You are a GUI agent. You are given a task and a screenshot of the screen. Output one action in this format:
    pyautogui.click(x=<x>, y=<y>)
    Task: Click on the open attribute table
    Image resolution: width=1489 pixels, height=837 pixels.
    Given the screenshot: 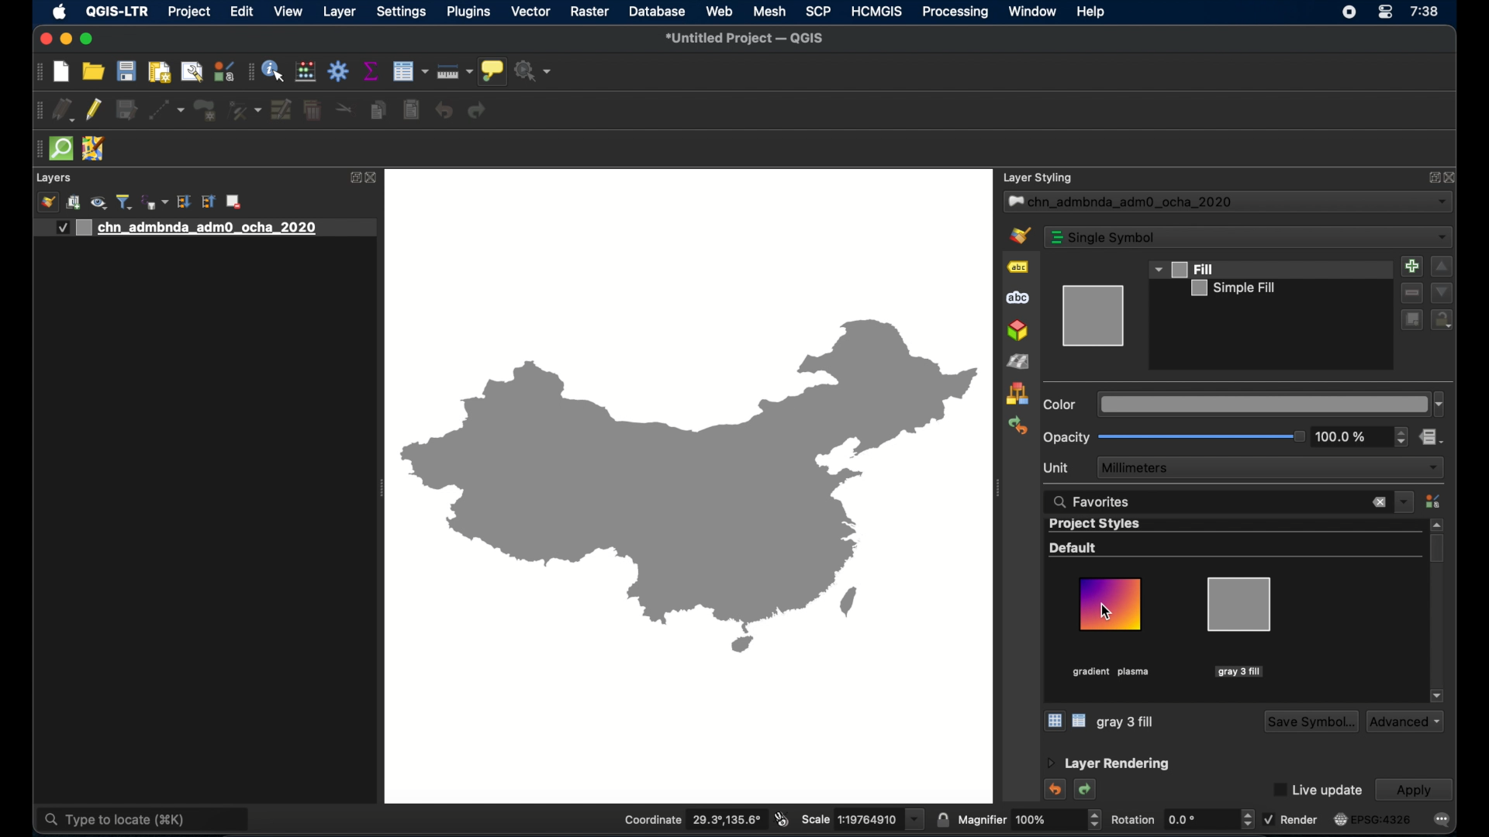 What is the action you would take?
    pyautogui.click(x=410, y=71)
    